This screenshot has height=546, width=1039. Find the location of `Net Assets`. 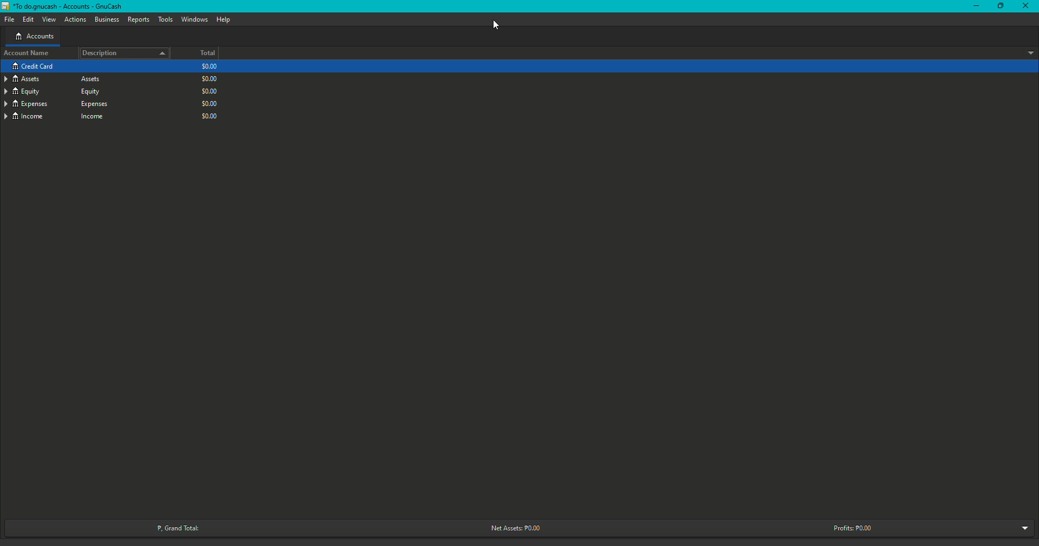

Net Assets is located at coordinates (517, 528).